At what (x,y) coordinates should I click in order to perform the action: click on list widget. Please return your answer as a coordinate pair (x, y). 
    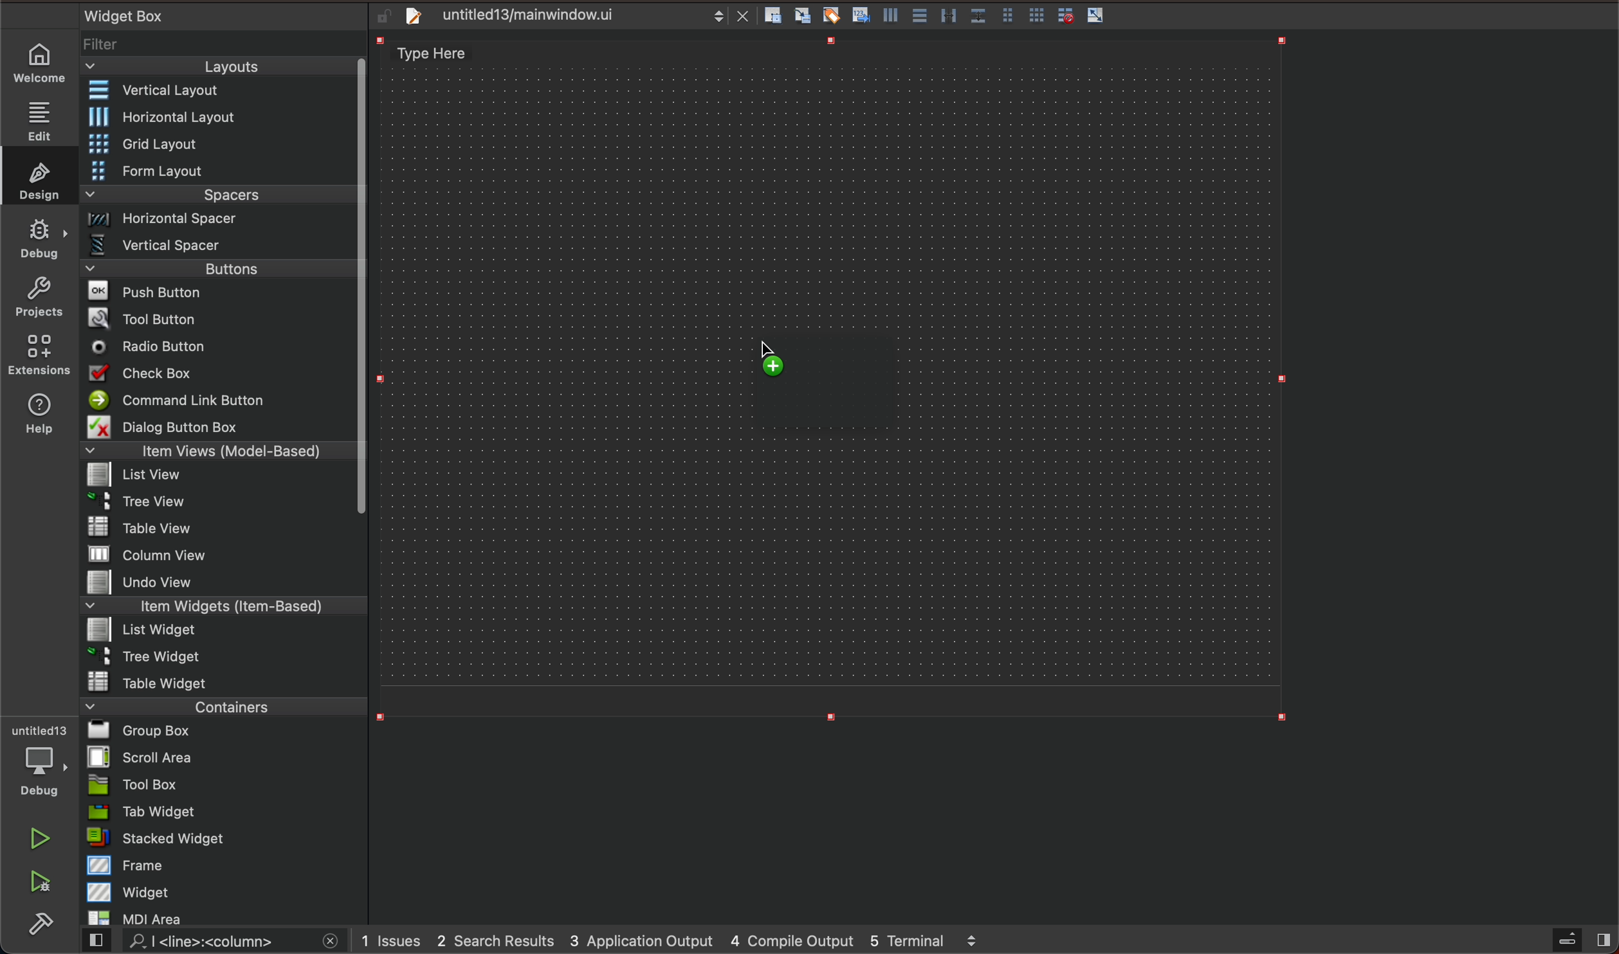
    Looking at the image, I should click on (219, 631).